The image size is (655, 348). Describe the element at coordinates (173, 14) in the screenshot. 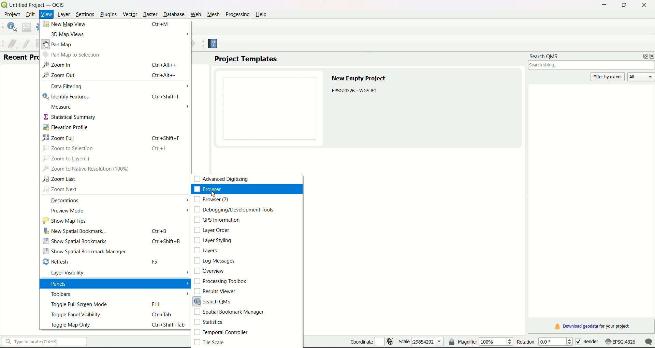

I see `Database` at that location.